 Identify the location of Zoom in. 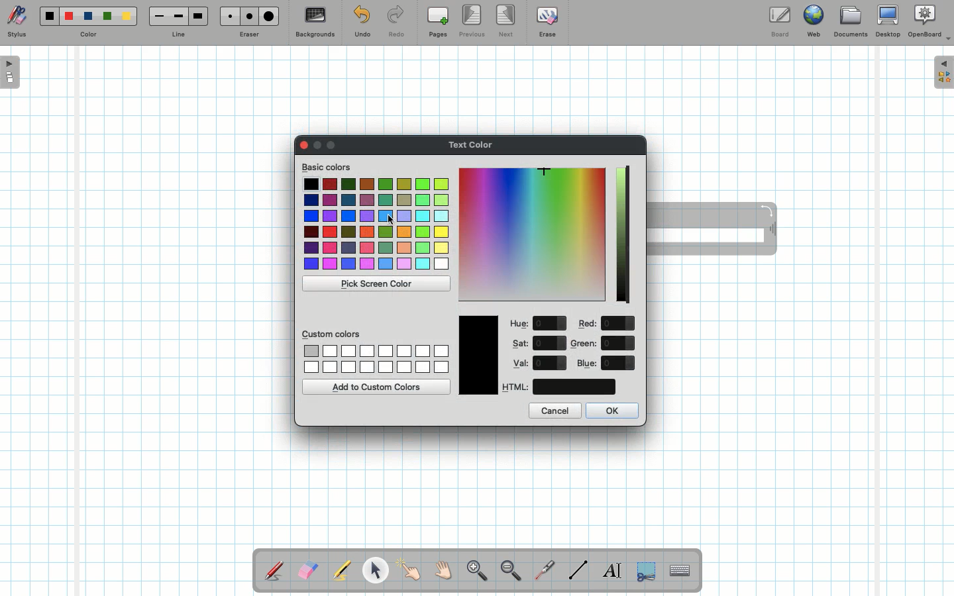
(474, 572).